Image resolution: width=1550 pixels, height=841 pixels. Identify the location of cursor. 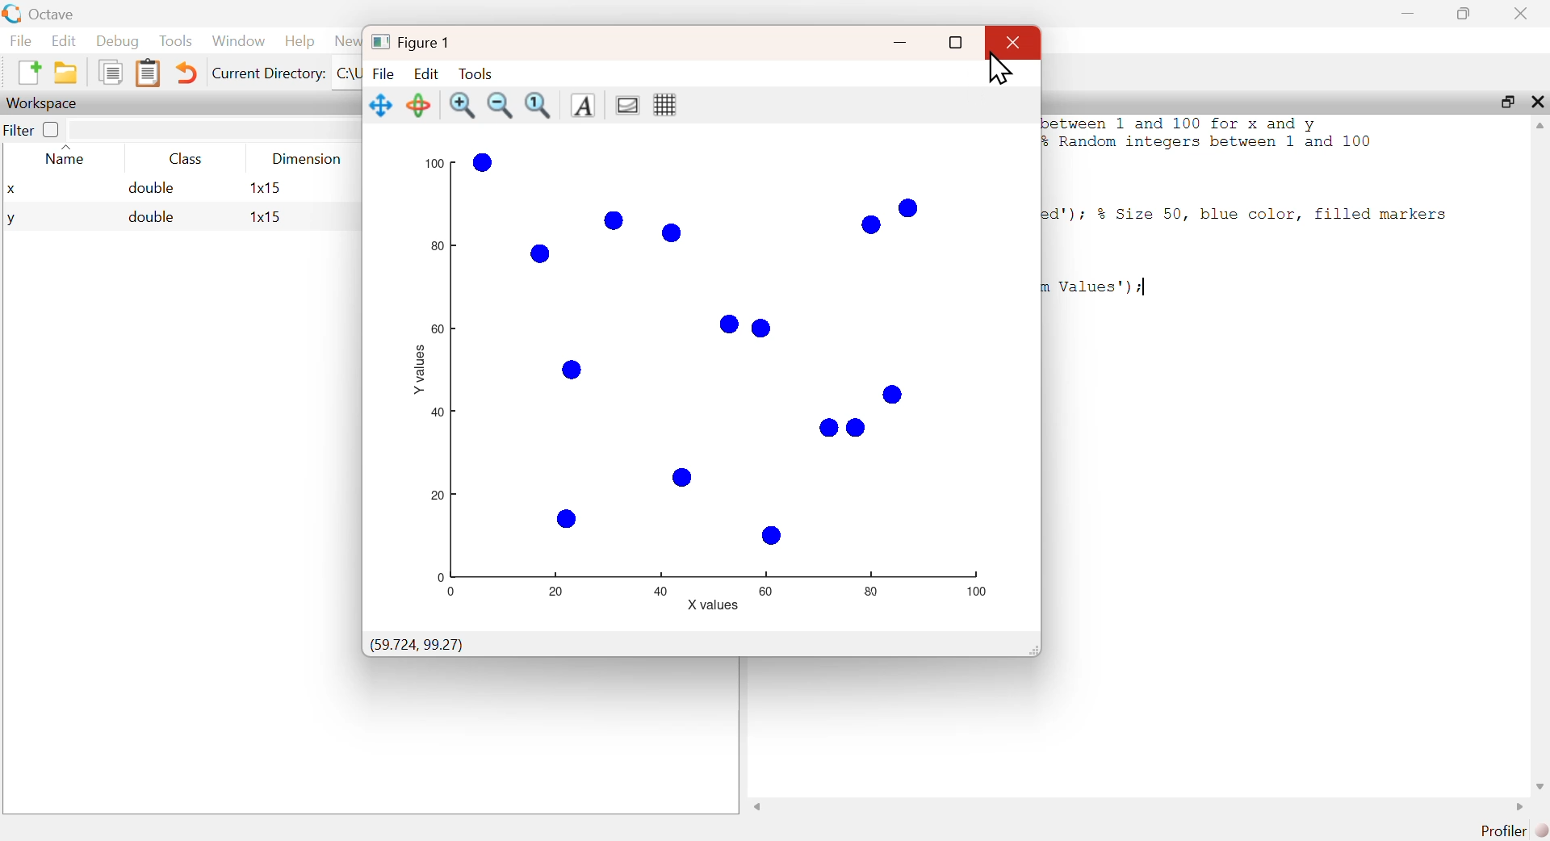
(998, 71).